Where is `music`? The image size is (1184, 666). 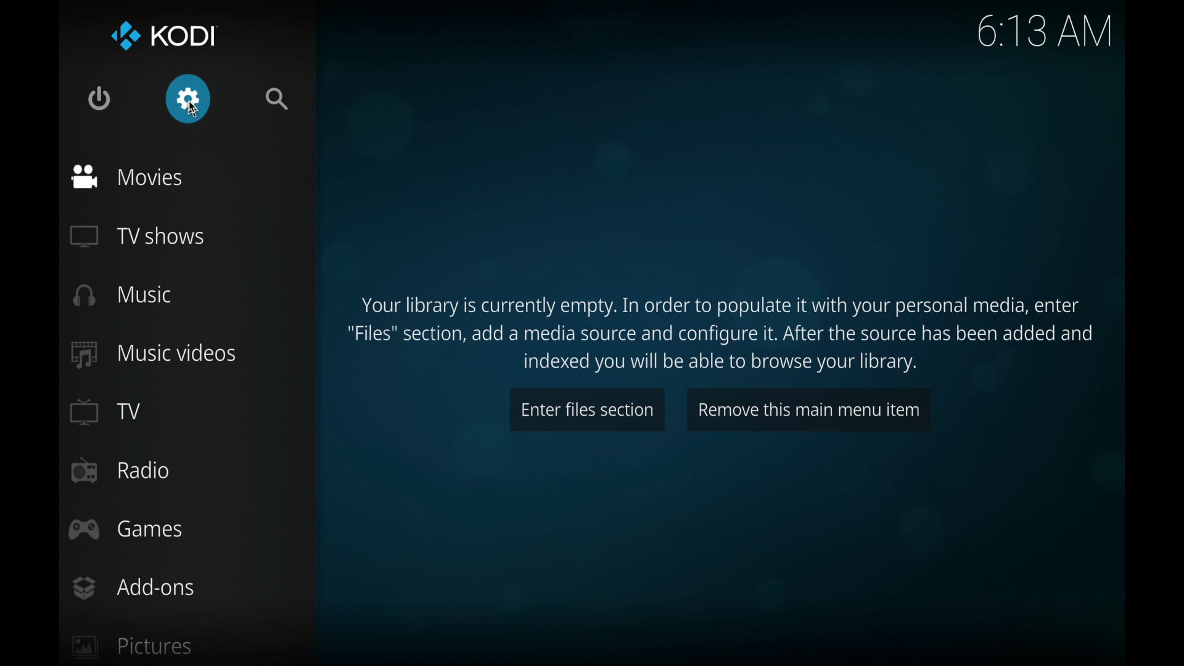
music is located at coordinates (123, 295).